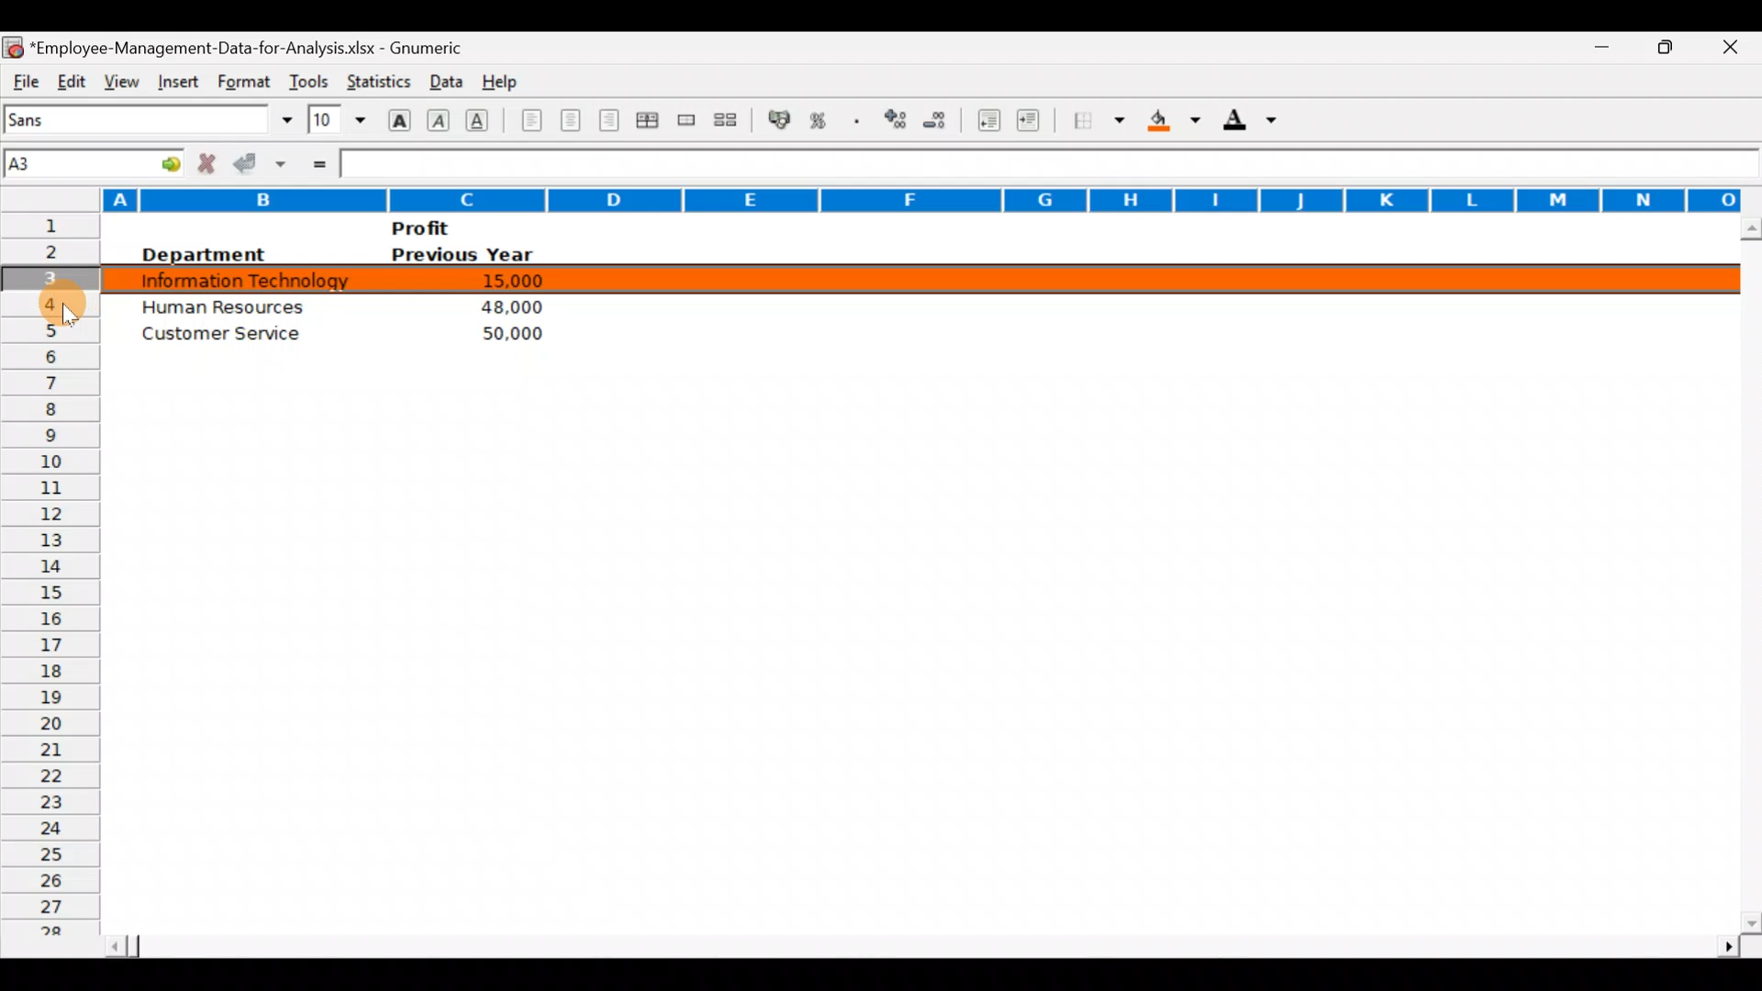 The image size is (1762, 991). Describe the element at coordinates (71, 79) in the screenshot. I see `Edit` at that location.